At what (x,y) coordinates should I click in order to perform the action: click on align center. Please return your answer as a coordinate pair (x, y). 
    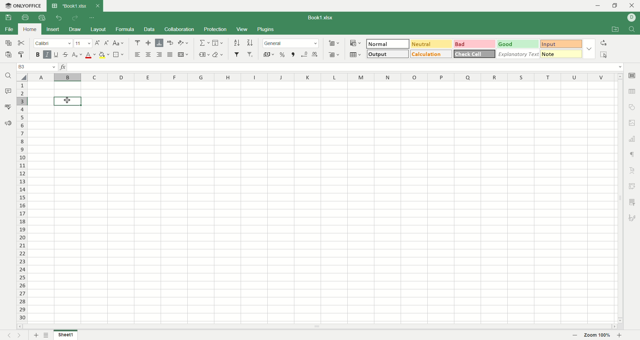
    Looking at the image, I should click on (148, 54).